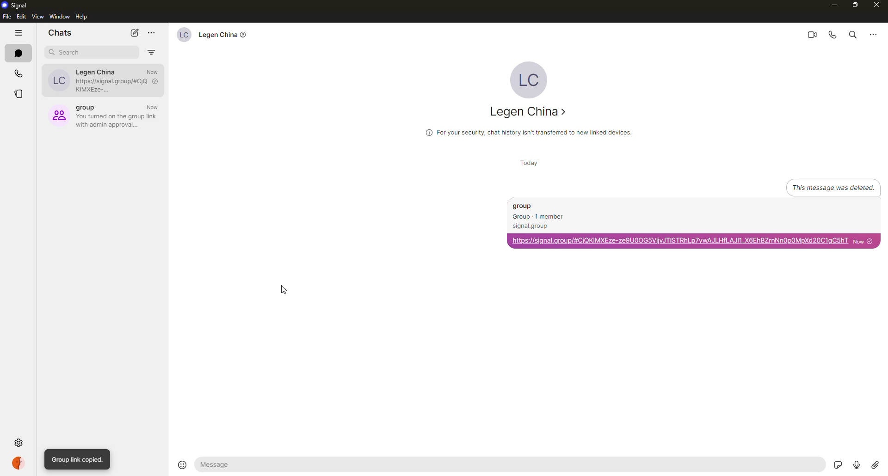  I want to click on group link copied, so click(78, 459).